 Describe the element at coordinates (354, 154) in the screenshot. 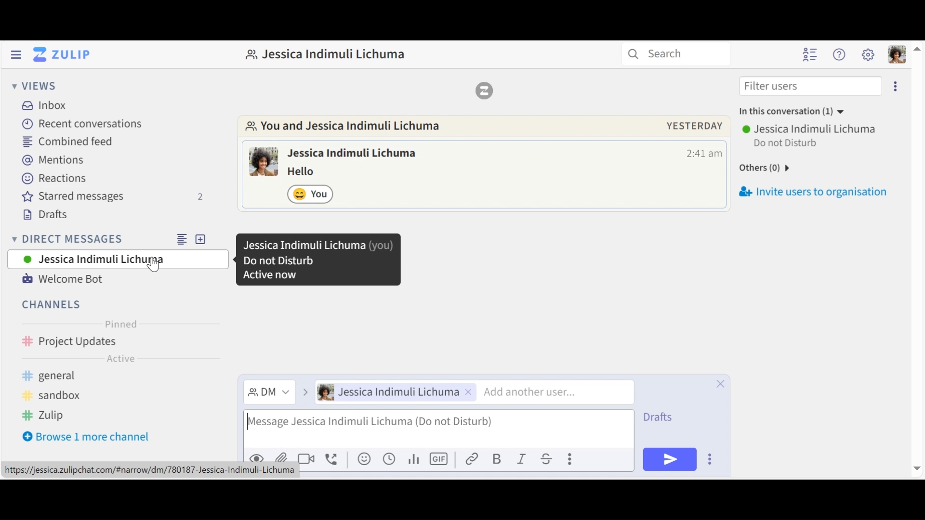

I see `View user card` at that location.